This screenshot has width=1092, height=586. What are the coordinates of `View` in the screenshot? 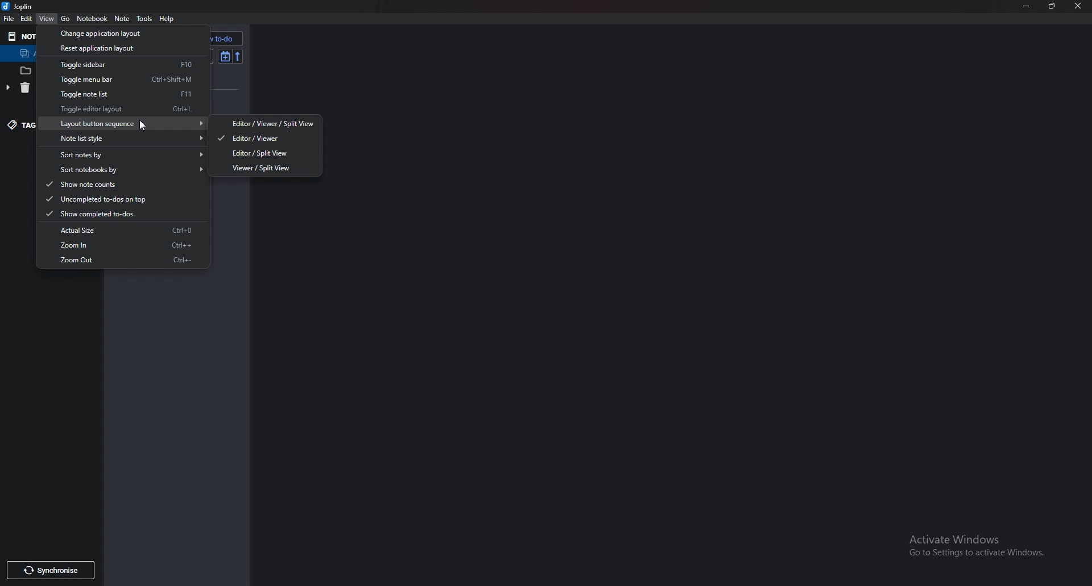 It's located at (47, 19).